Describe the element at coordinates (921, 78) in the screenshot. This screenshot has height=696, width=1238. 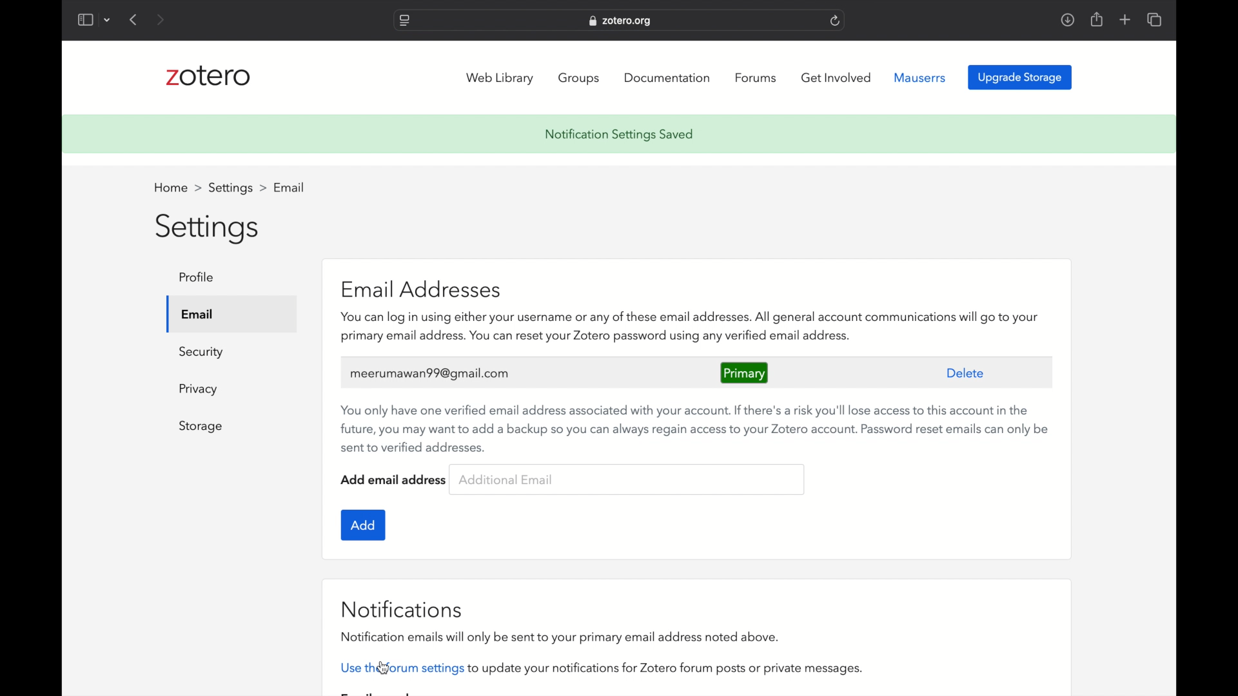
I see `mauserrs` at that location.